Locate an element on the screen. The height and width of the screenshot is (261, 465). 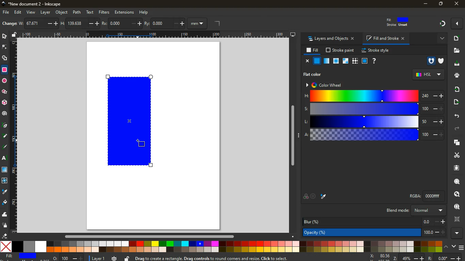
aim is located at coordinates (313, 196).